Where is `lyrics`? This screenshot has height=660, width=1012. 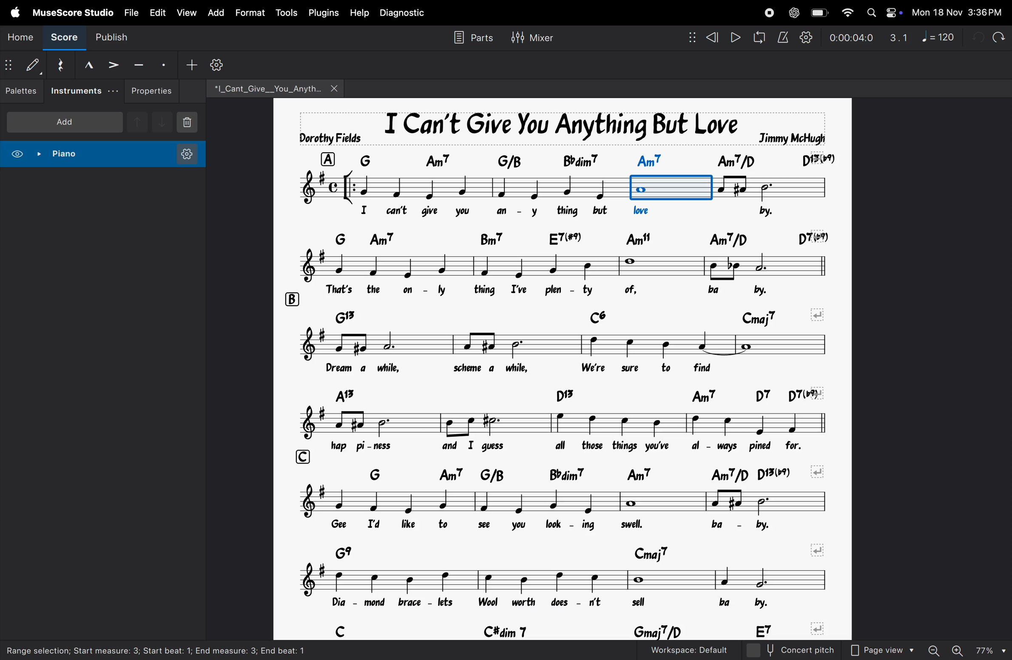
lyrics is located at coordinates (581, 529).